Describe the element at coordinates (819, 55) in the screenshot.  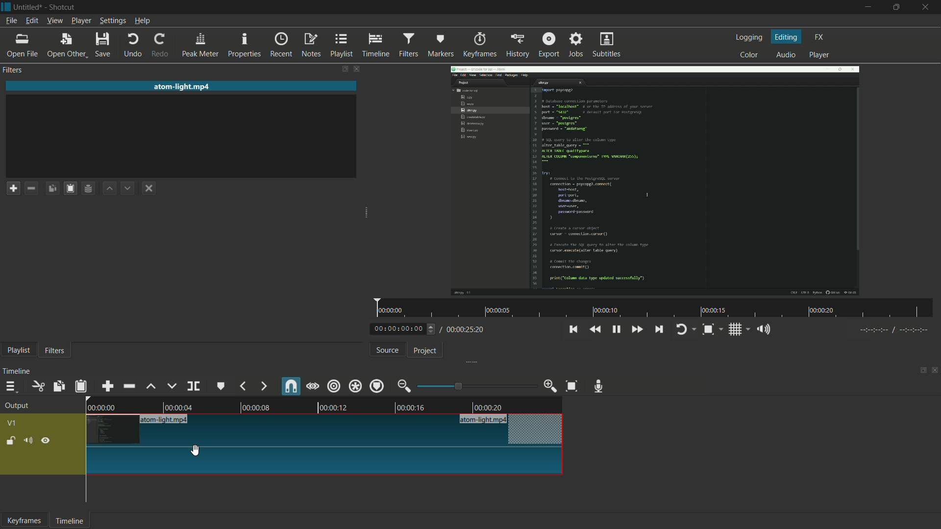
I see `player` at that location.